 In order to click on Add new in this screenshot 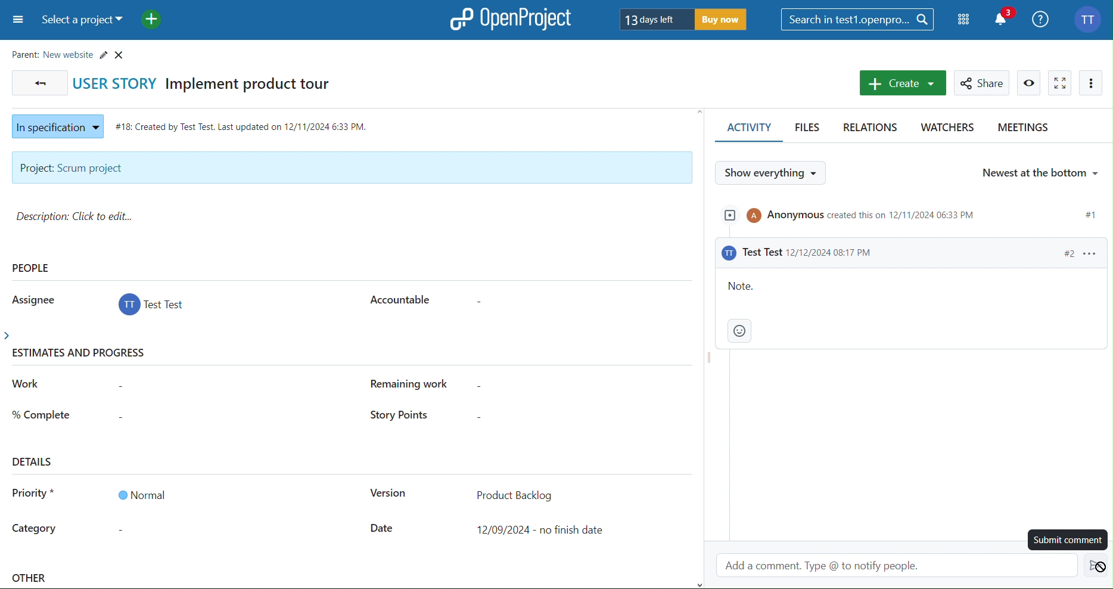, I will do `click(151, 21)`.